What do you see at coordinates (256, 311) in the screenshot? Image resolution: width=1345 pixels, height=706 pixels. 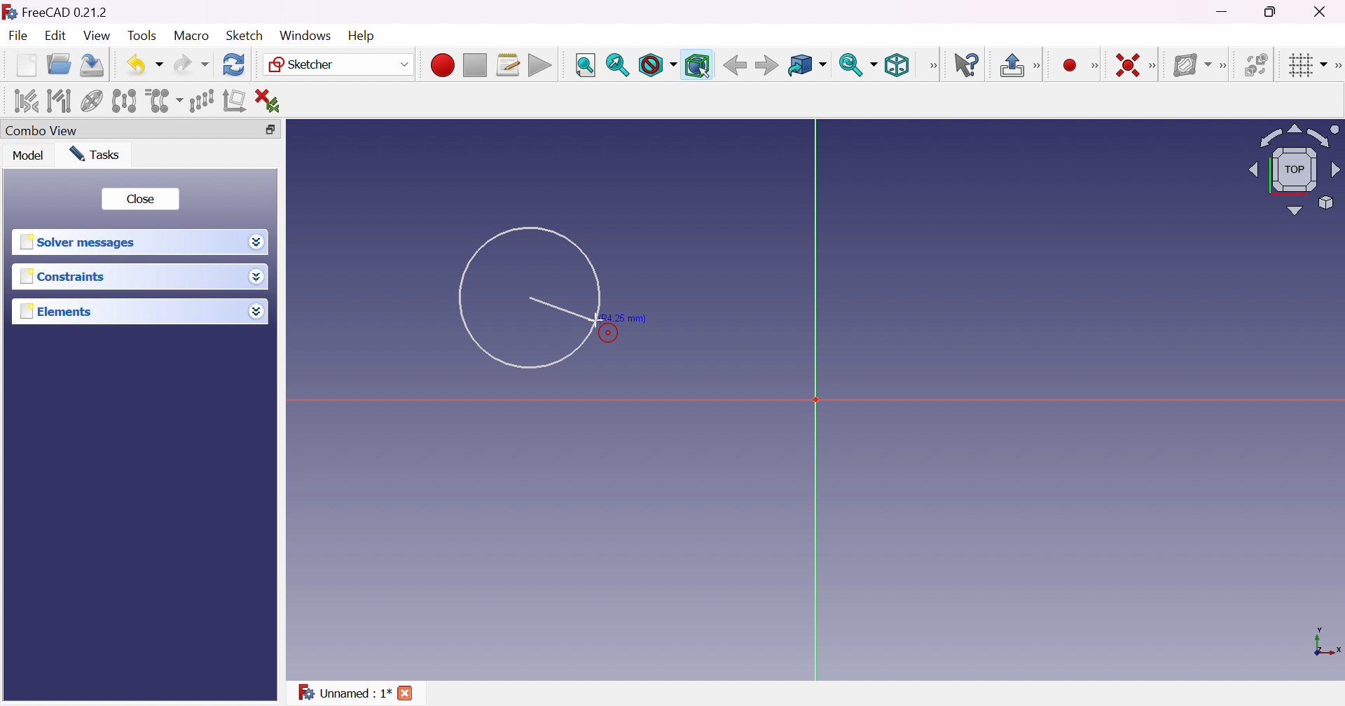 I see `Drop down` at bounding box center [256, 311].